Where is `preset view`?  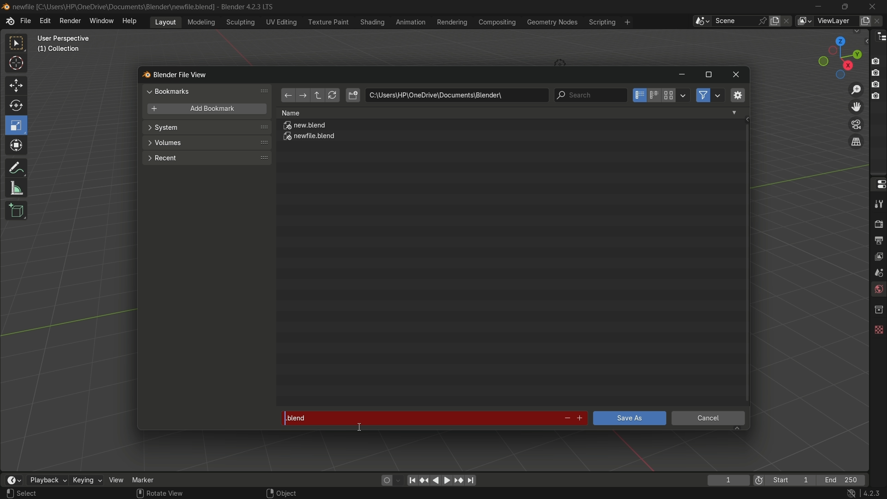
preset view is located at coordinates (837, 55).